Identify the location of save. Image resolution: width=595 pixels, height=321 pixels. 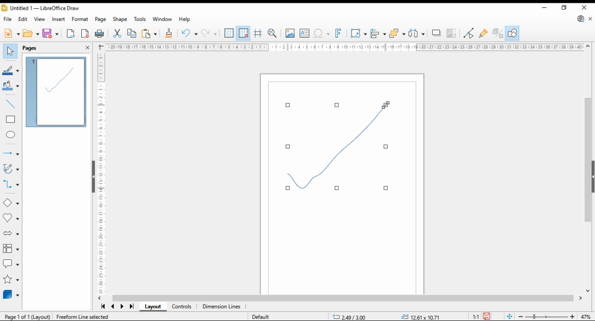
(488, 317).